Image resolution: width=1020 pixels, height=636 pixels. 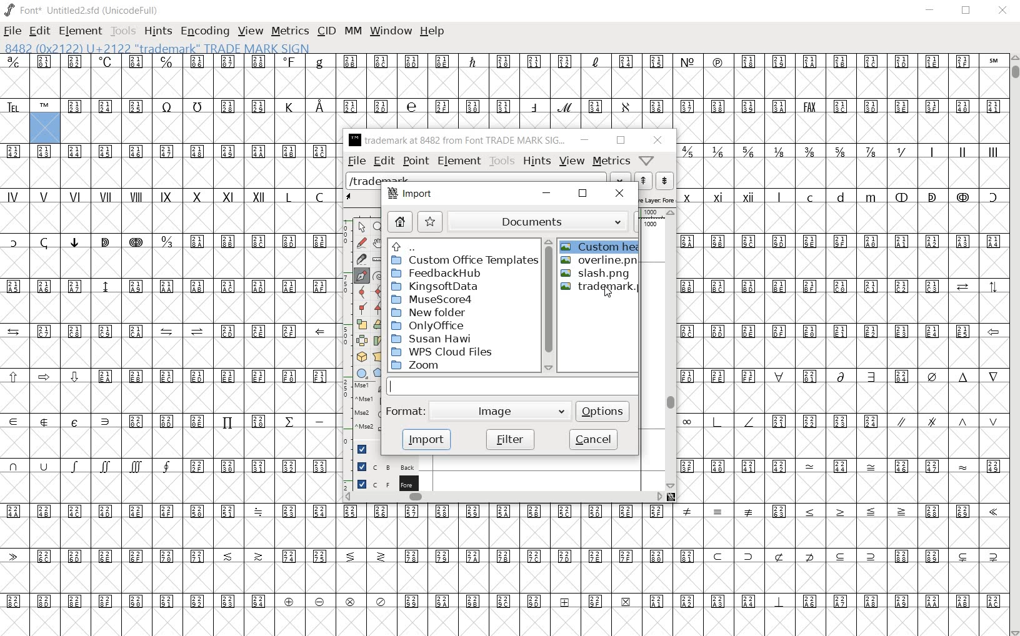 What do you see at coordinates (672, 349) in the screenshot?
I see `scrollbar` at bounding box center [672, 349].